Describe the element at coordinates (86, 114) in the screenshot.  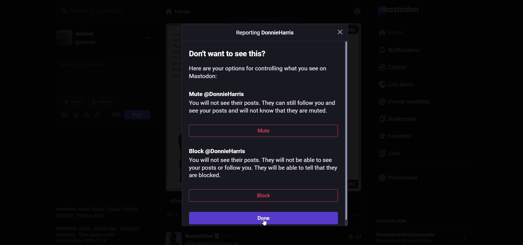
I see `content warning` at that location.